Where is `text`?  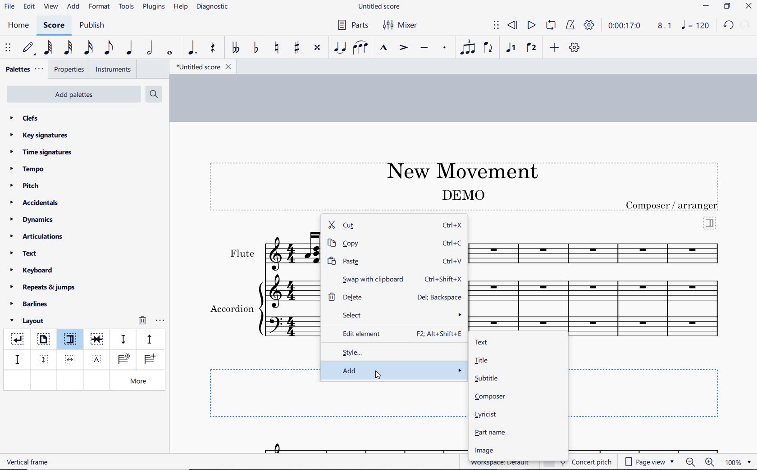
text is located at coordinates (242, 253).